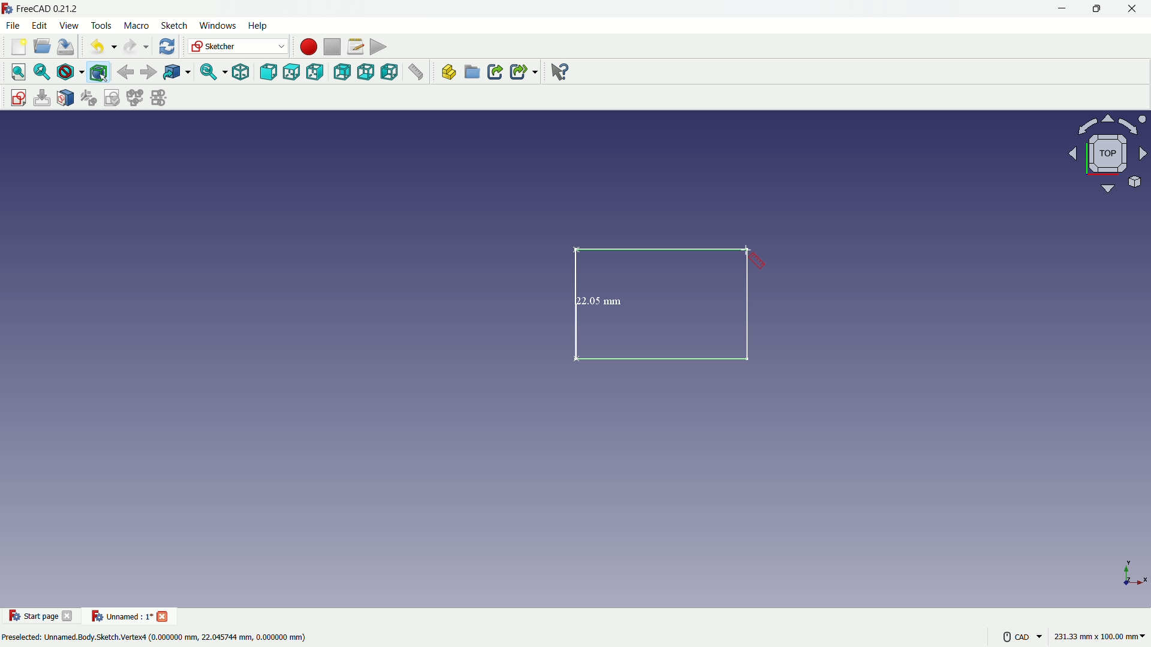 The width and height of the screenshot is (1151, 647). What do you see at coordinates (100, 47) in the screenshot?
I see `undo` at bounding box center [100, 47].